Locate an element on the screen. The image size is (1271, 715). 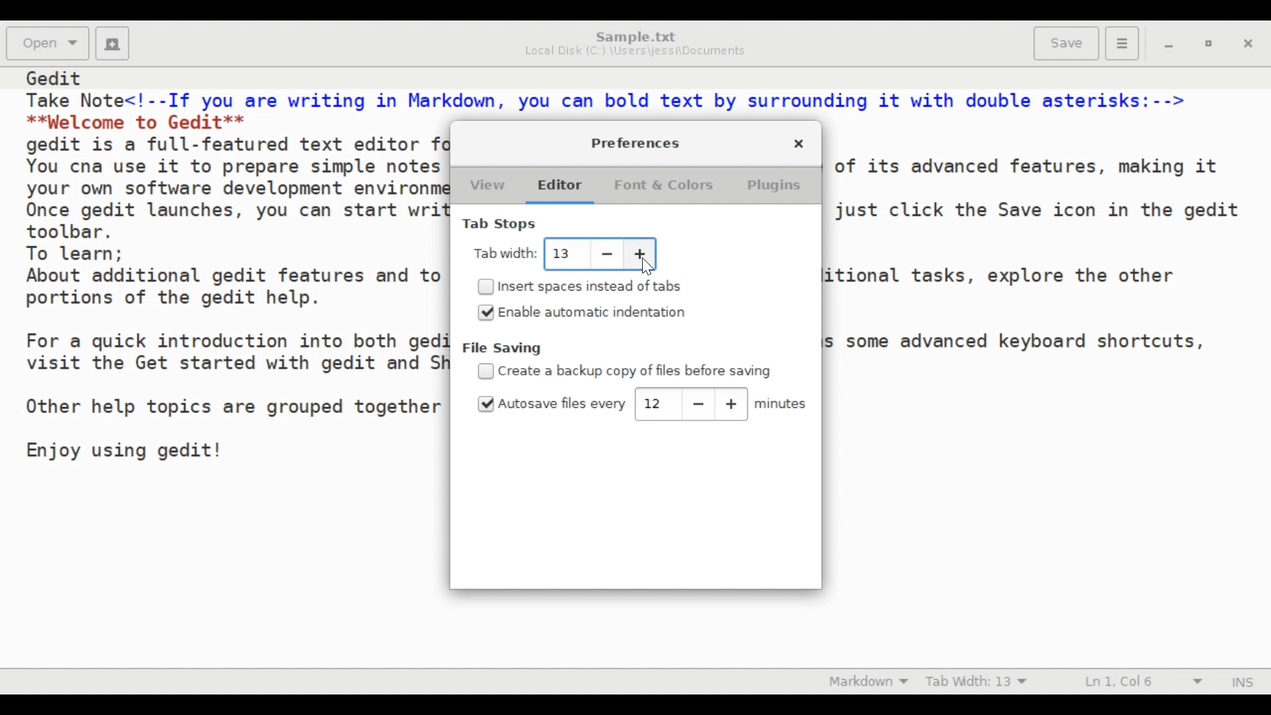
restore is located at coordinates (1212, 46).